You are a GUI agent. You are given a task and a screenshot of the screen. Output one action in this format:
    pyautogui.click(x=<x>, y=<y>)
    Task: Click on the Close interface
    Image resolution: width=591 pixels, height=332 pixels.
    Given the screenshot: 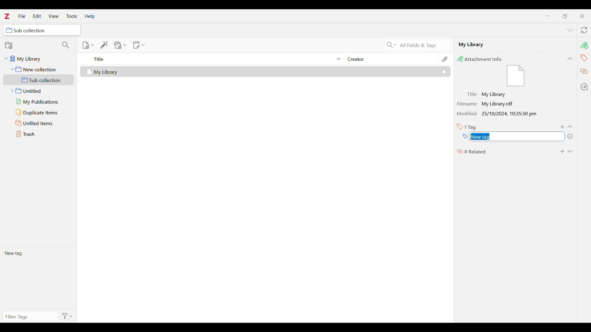 What is the action you would take?
    pyautogui.click(x=582, y=16)
    